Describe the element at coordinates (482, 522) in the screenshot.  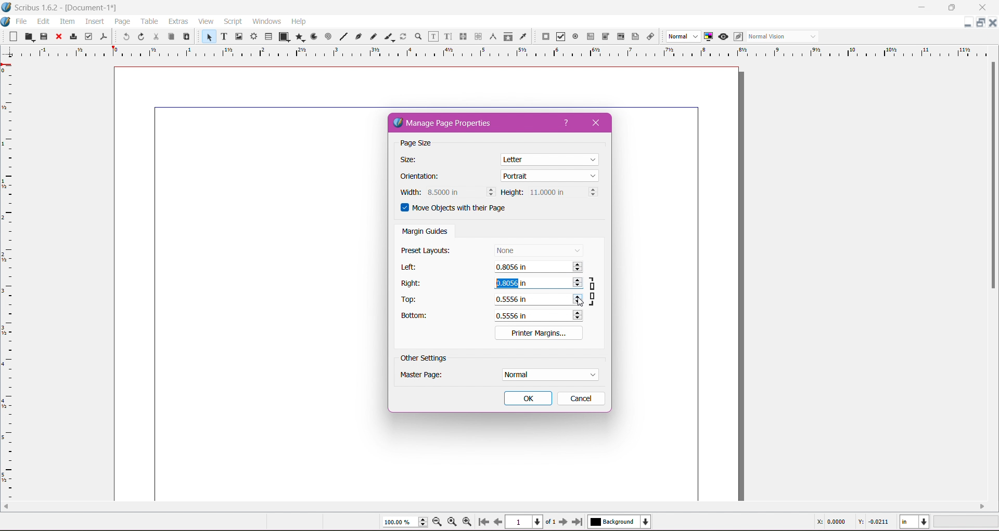
I see `Go to first page` at that location.